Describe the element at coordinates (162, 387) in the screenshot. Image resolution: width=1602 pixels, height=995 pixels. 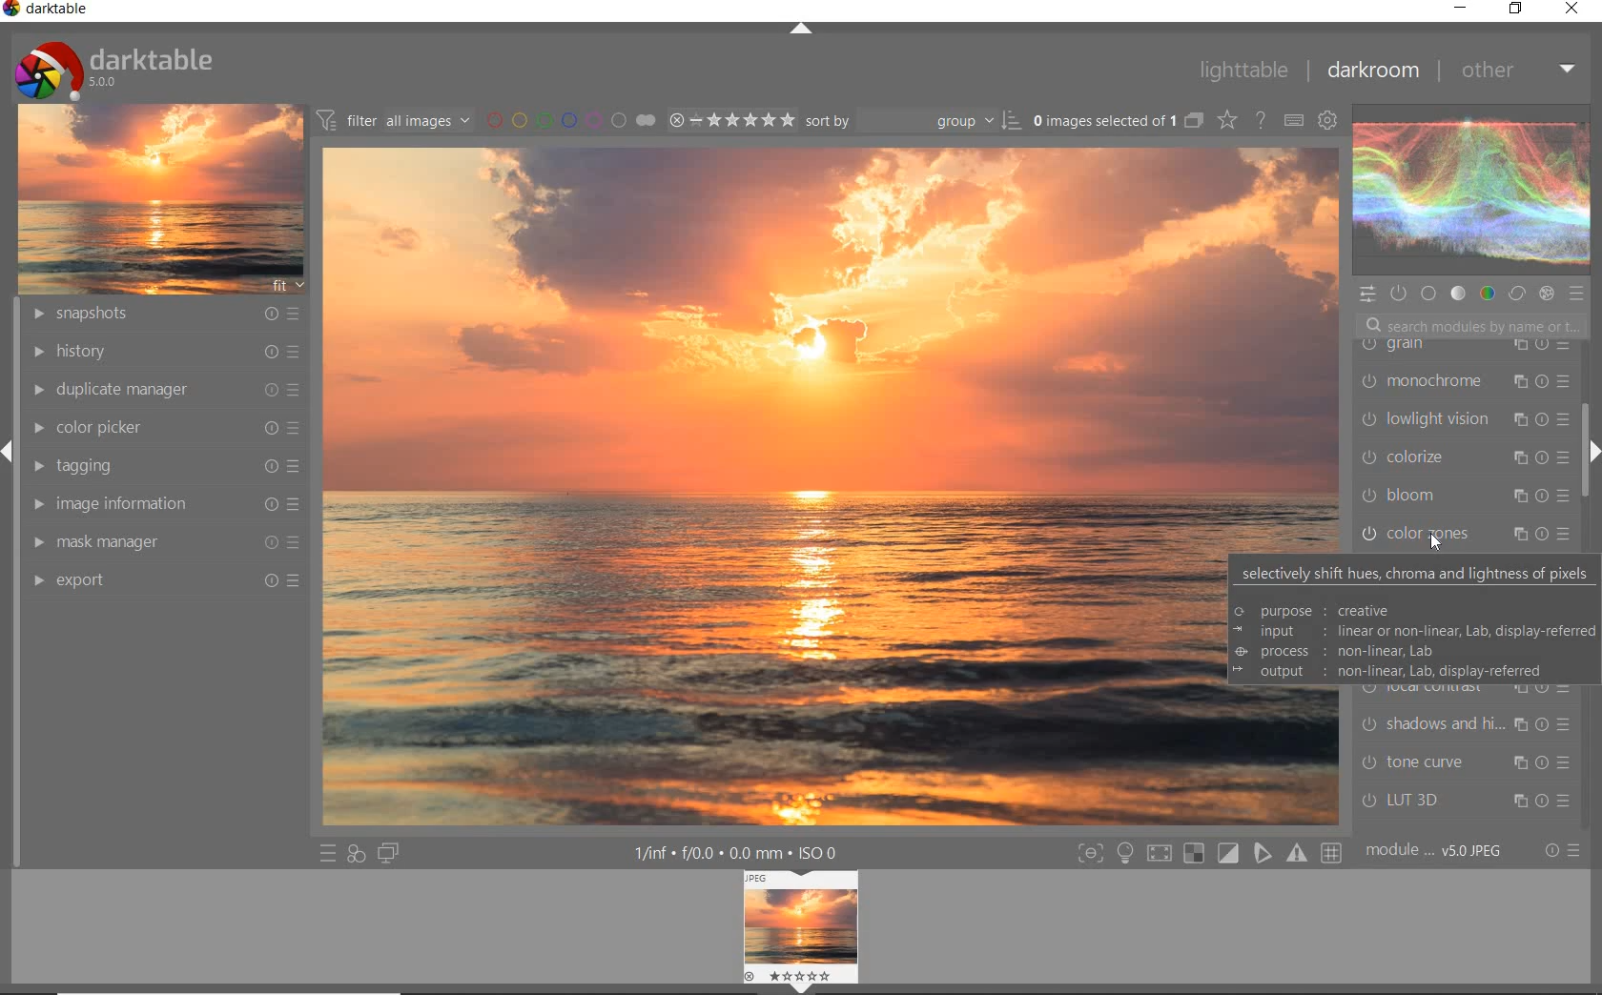
I see `DUPLICATE MANAGER` at that location.